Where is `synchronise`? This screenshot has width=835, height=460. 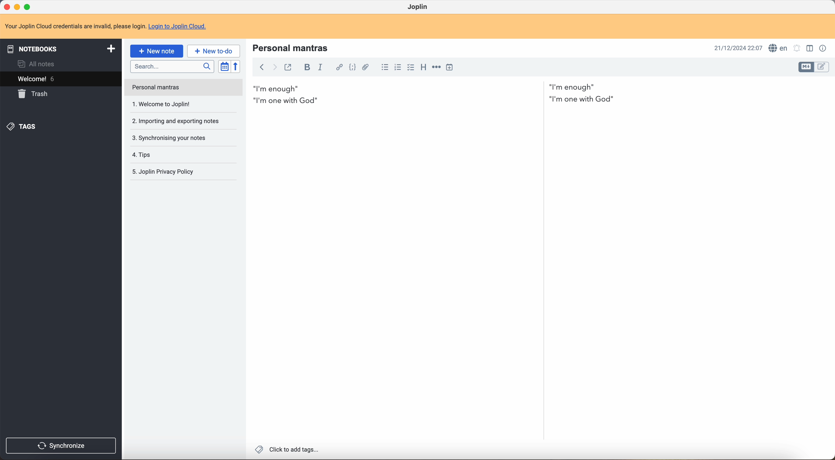 synchronise is located at coordinates (63, 445).